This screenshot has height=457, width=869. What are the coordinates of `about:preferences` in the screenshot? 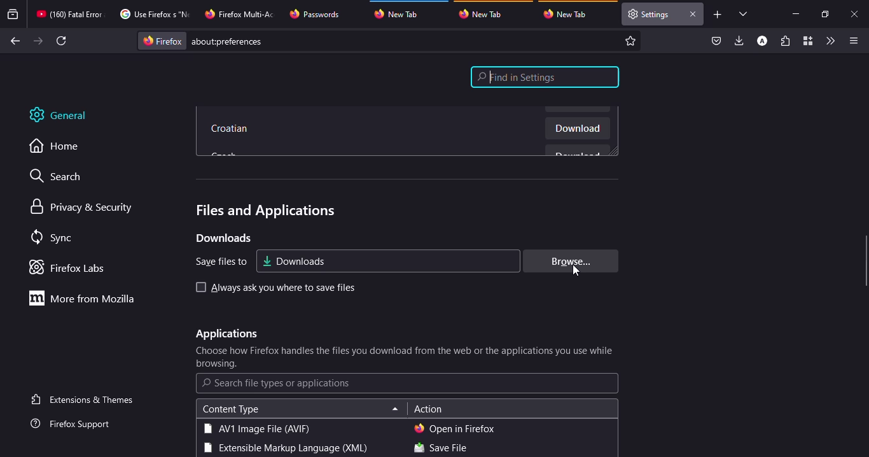 It's located at (391, 41).